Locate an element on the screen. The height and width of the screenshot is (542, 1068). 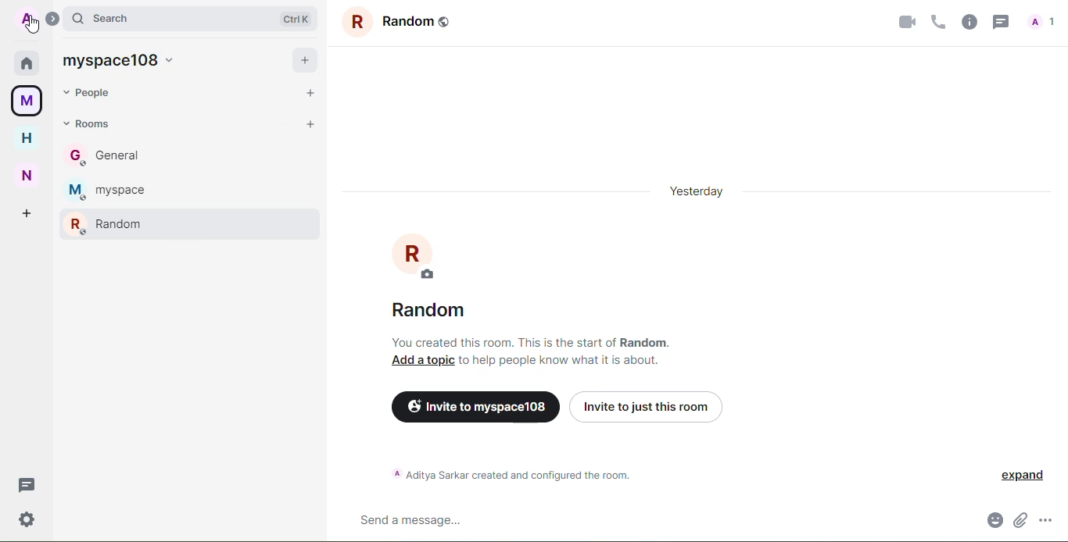
profile pic is located at coordinates (419, 257).